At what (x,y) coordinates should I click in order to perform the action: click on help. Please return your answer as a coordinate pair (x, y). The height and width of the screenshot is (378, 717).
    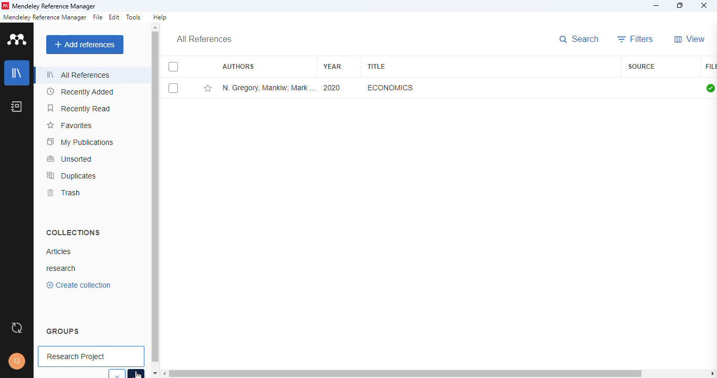
    Looking at the image, I should click on (160, 17).